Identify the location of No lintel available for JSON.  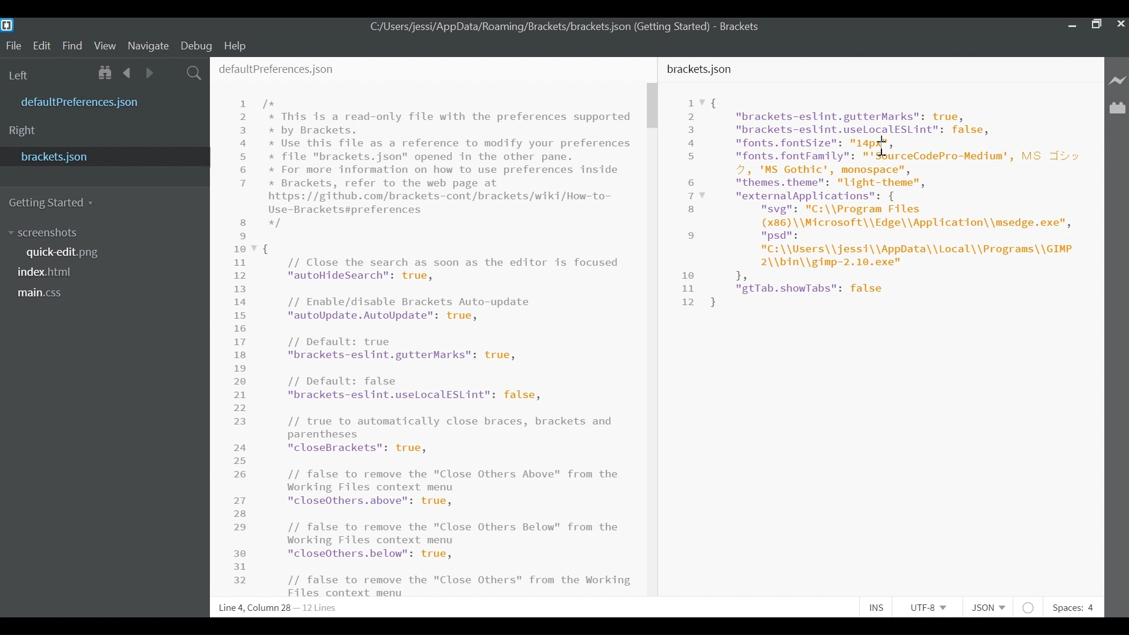
(1029, 606).